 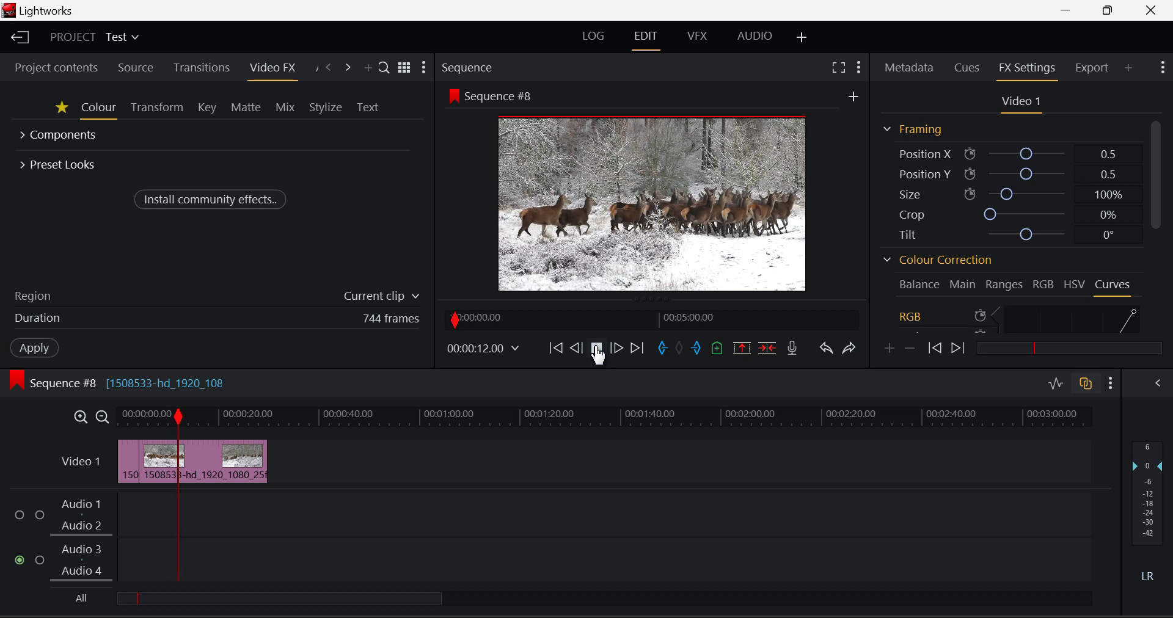 What do you see at coordinates (201, 67) in the screenshot?
I see `Transitions` at bounding box center [201, 67].